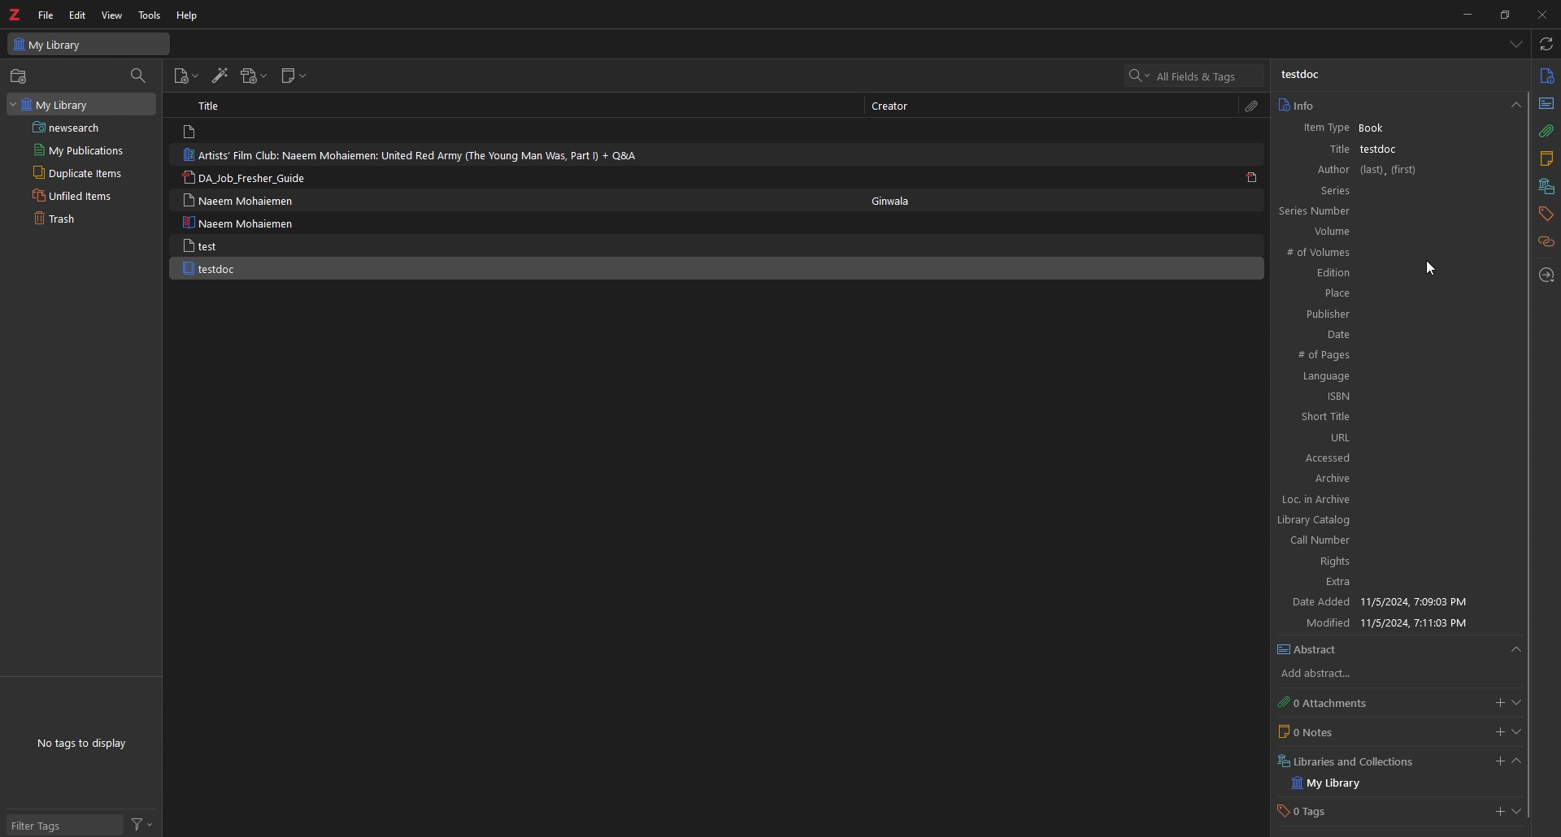  I want to click on abstract, so click(1546, 105).